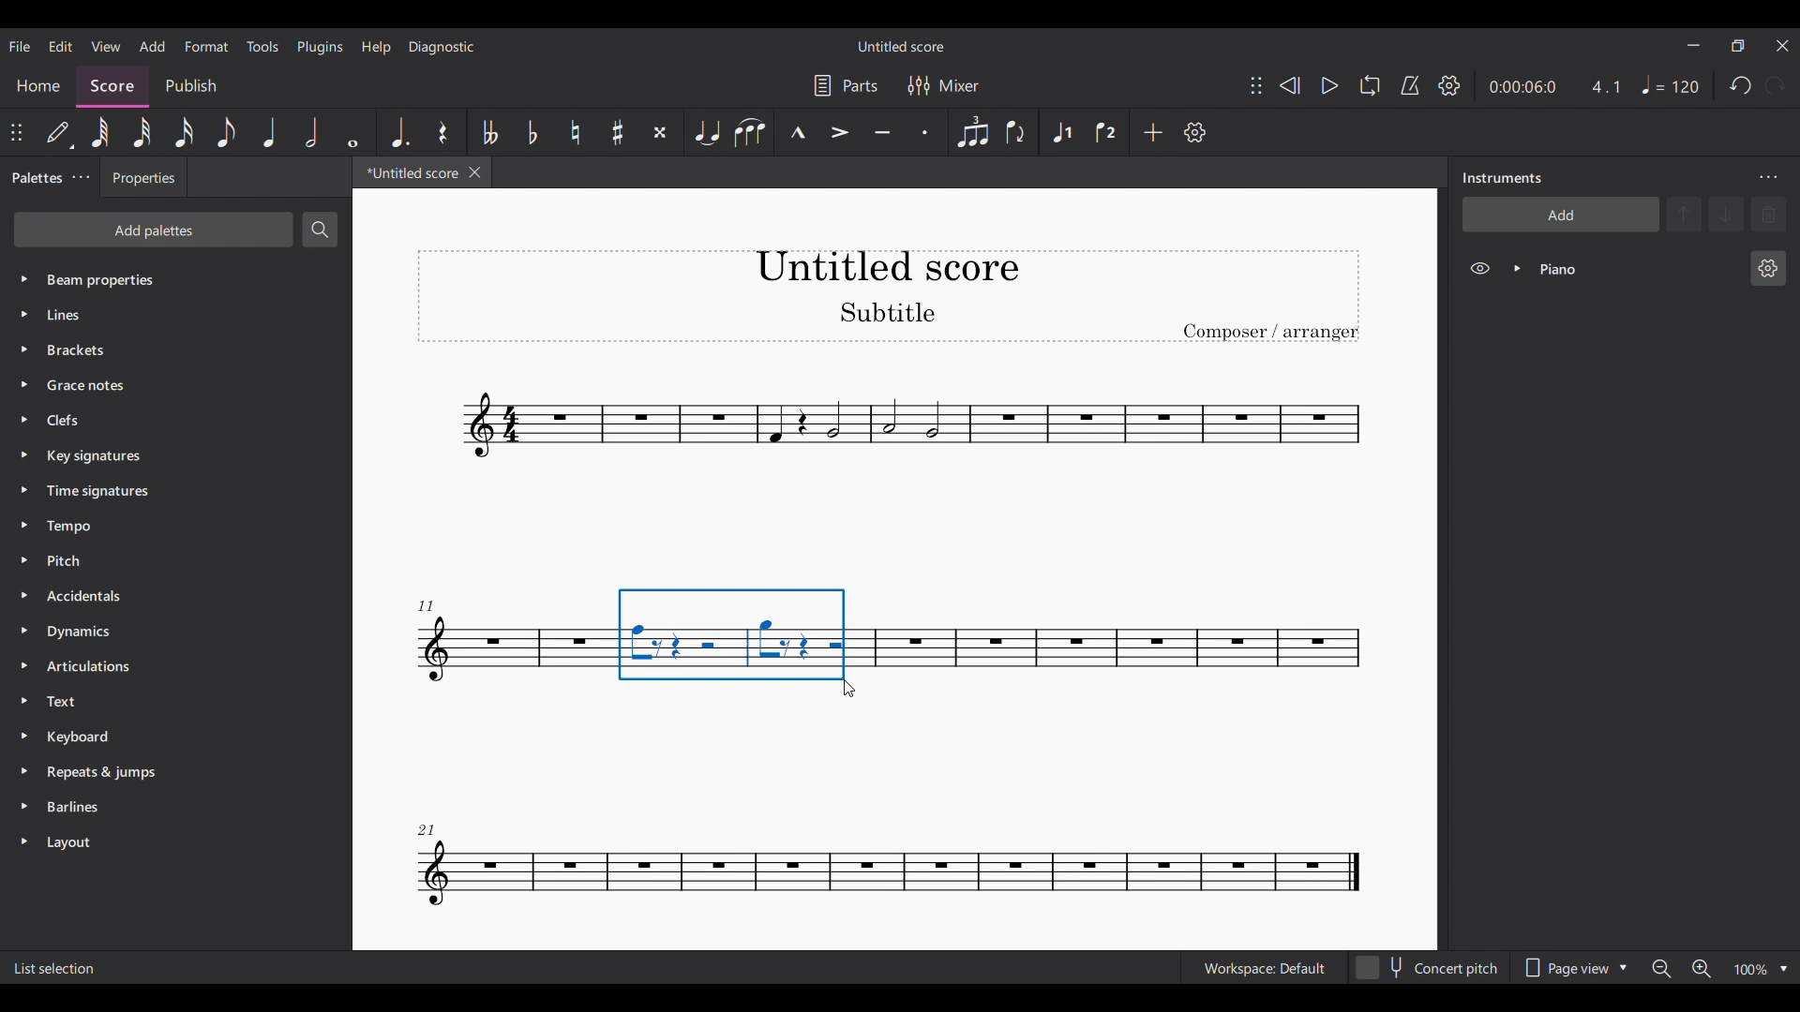 The height and width of the screenshot is (1012, 1800). What do you see at coordinates (1768, 215) in the screenshot?
I see `Delete` at bounding box center [1768, 215].